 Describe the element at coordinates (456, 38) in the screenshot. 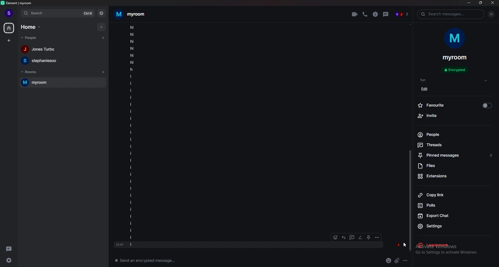

I see `room photo` at that location.